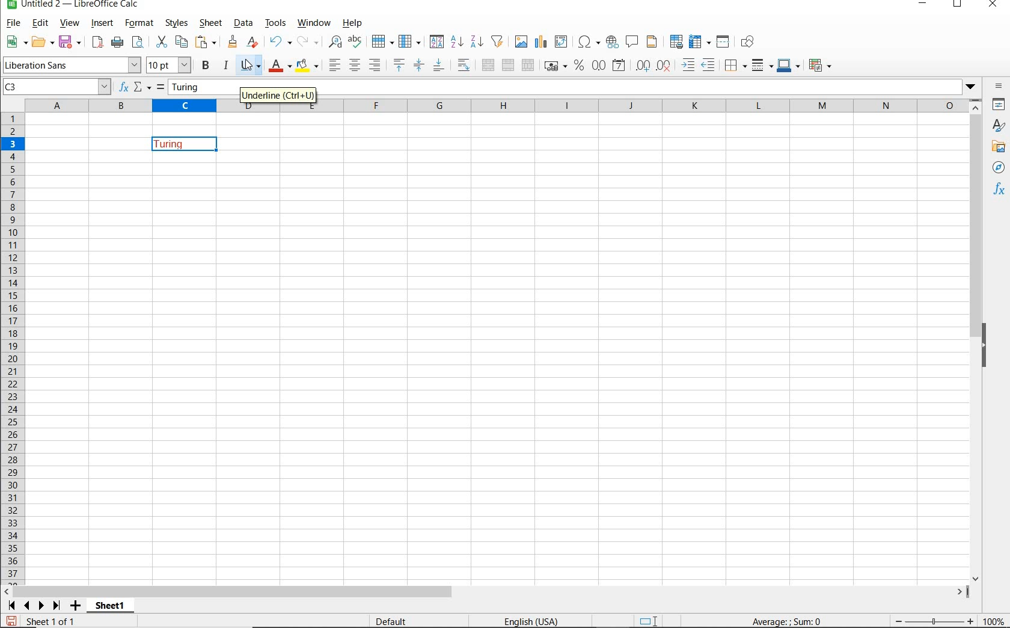 Image resolution: width=1010 pixels, height=628 pixels. Describe the element at coordinates (13, 350) in the screenshot. I see `ROWS` at that location.